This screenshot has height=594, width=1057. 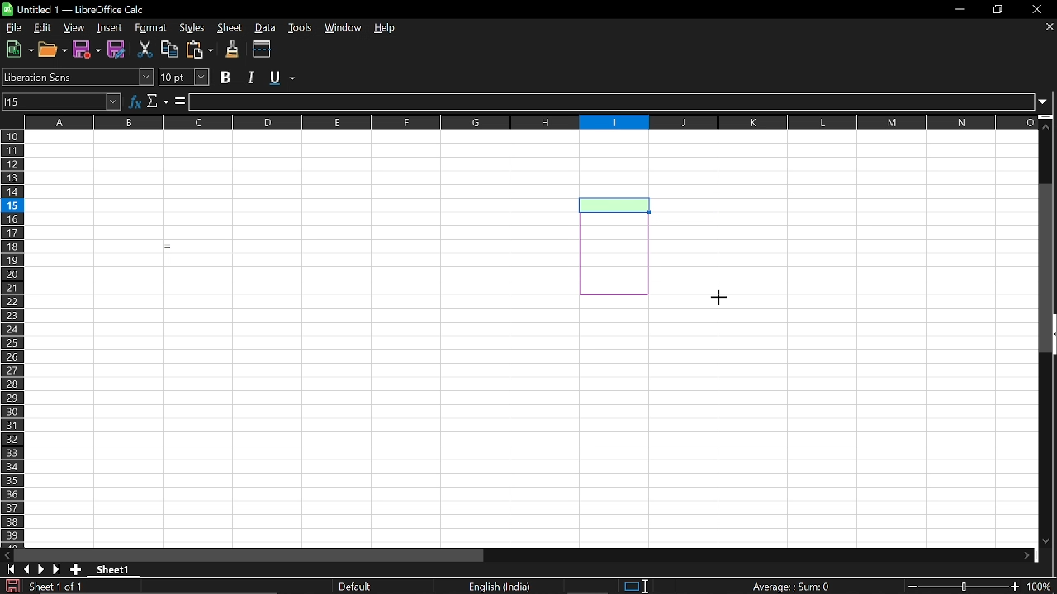 What do you see at coordinates (134, 101) in the screenshot?
I see `Function wizard` at bounding box center [134, 101].